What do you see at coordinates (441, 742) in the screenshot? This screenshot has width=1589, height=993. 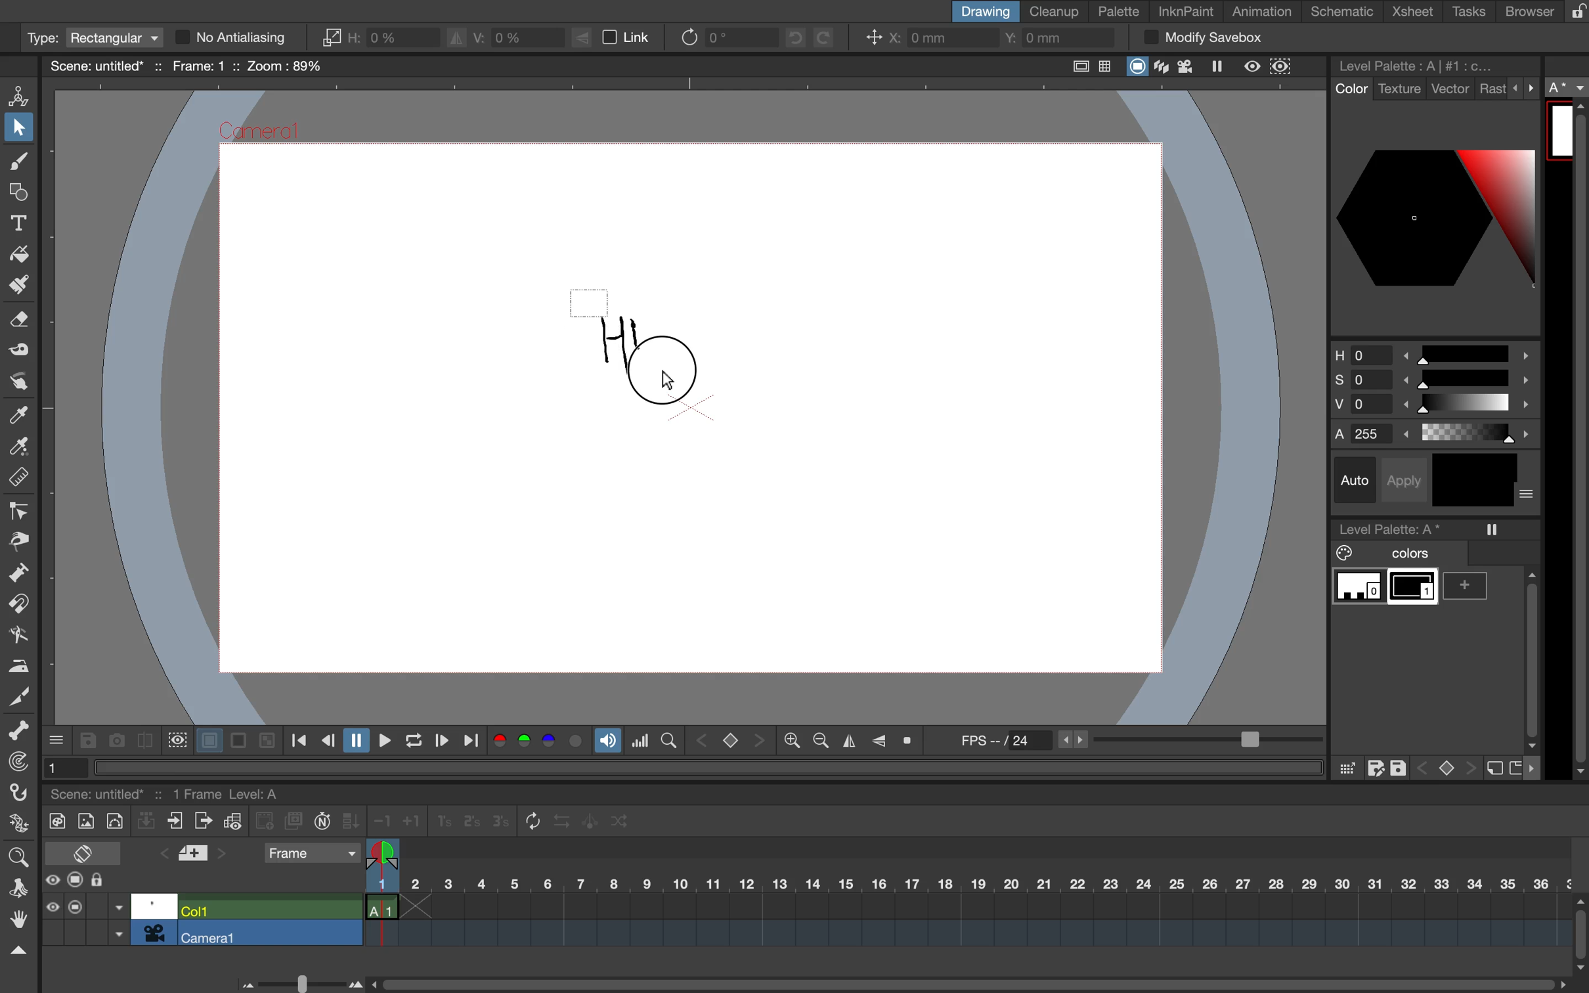 I see `next frame` at bounding box center [441, 742].